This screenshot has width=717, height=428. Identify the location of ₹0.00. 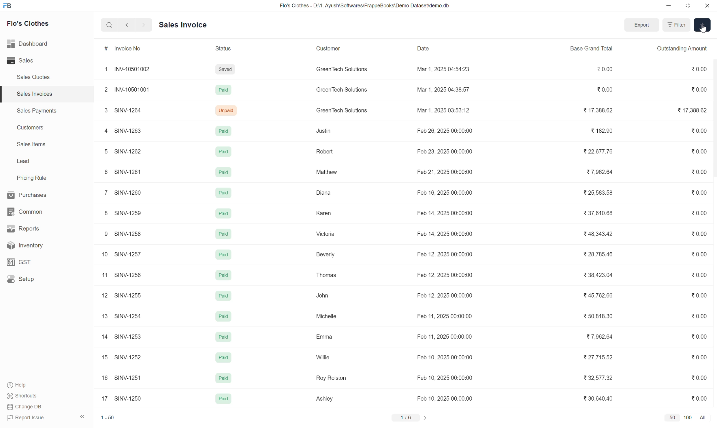
(697, 378).